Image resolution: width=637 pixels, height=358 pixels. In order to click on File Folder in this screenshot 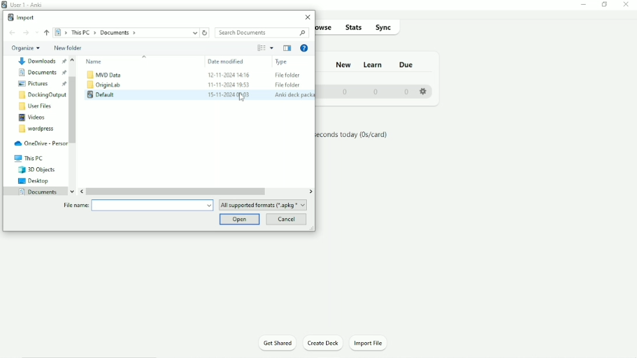, I will do `click(287, 75)`.